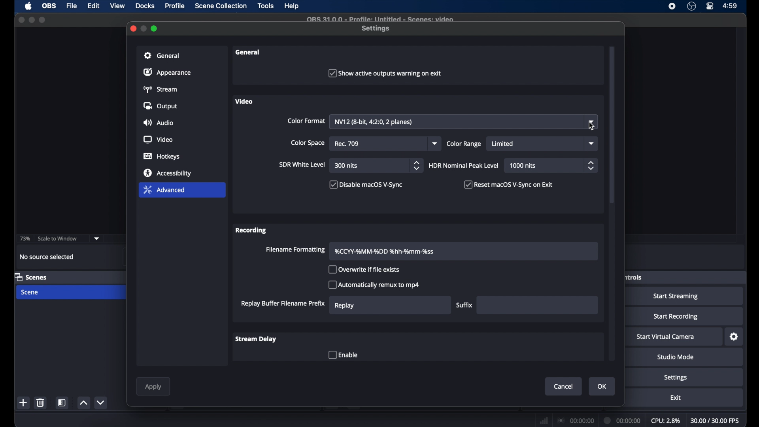  Describe the element at coordinates (182, 55) in the screenshot. I see `general` at that location.